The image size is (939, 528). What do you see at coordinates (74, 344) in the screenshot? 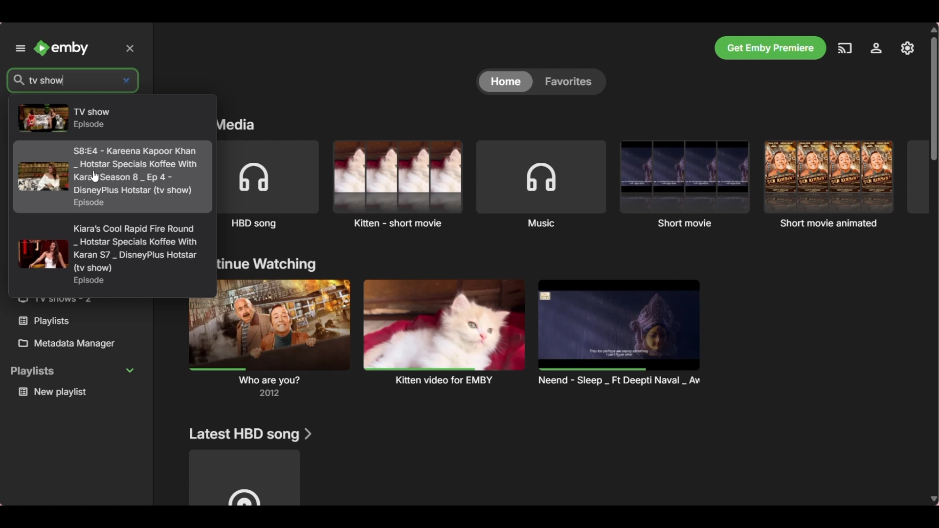
I see `Metadata manager` at bounding box center [74, 344].